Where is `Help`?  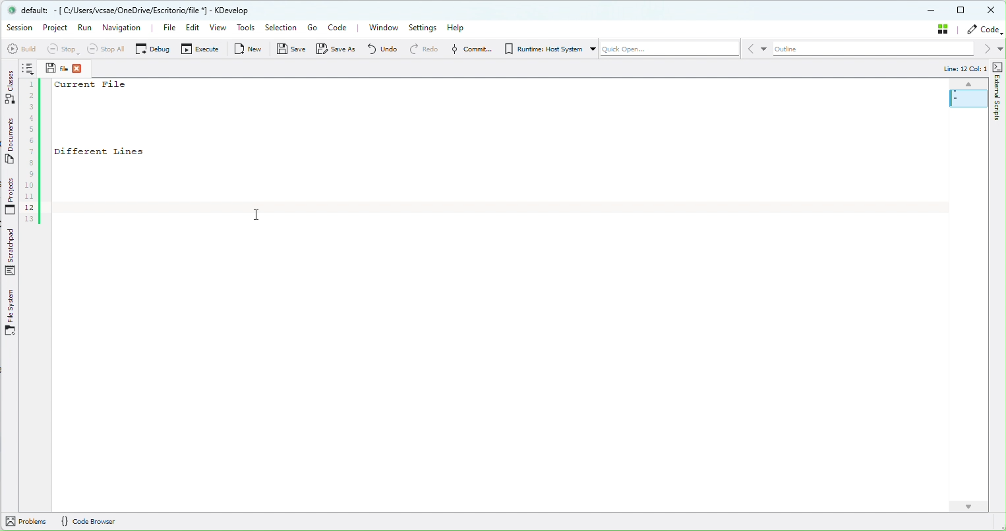
Help is located at coordinates (459, 28).